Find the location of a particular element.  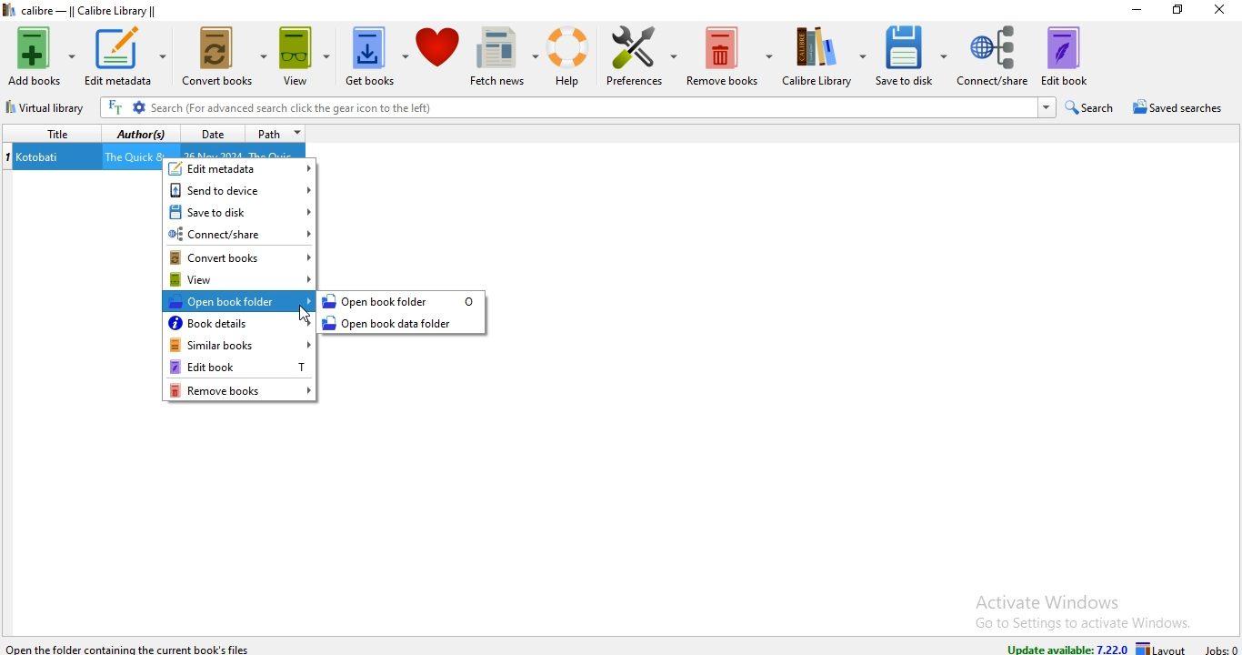

add books is located at coordinates (41, 56).